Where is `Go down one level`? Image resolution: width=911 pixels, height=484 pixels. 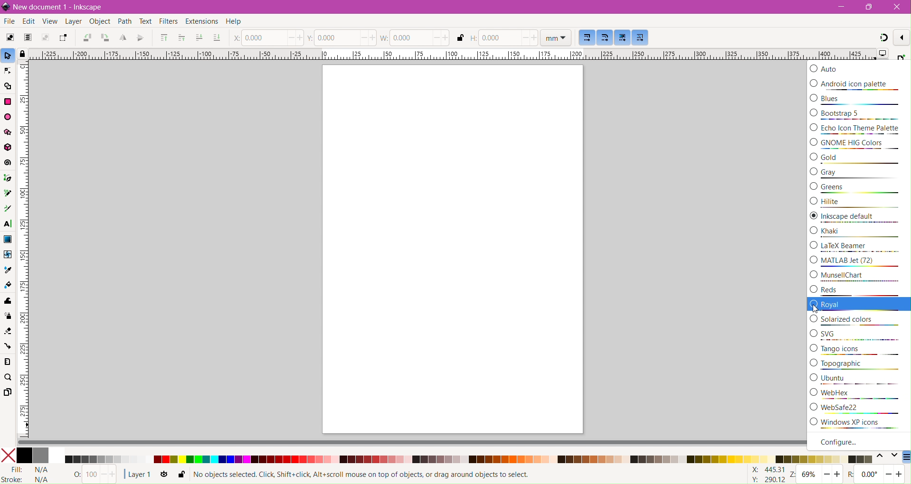
Go down one level is located at coordinates (894, 457).